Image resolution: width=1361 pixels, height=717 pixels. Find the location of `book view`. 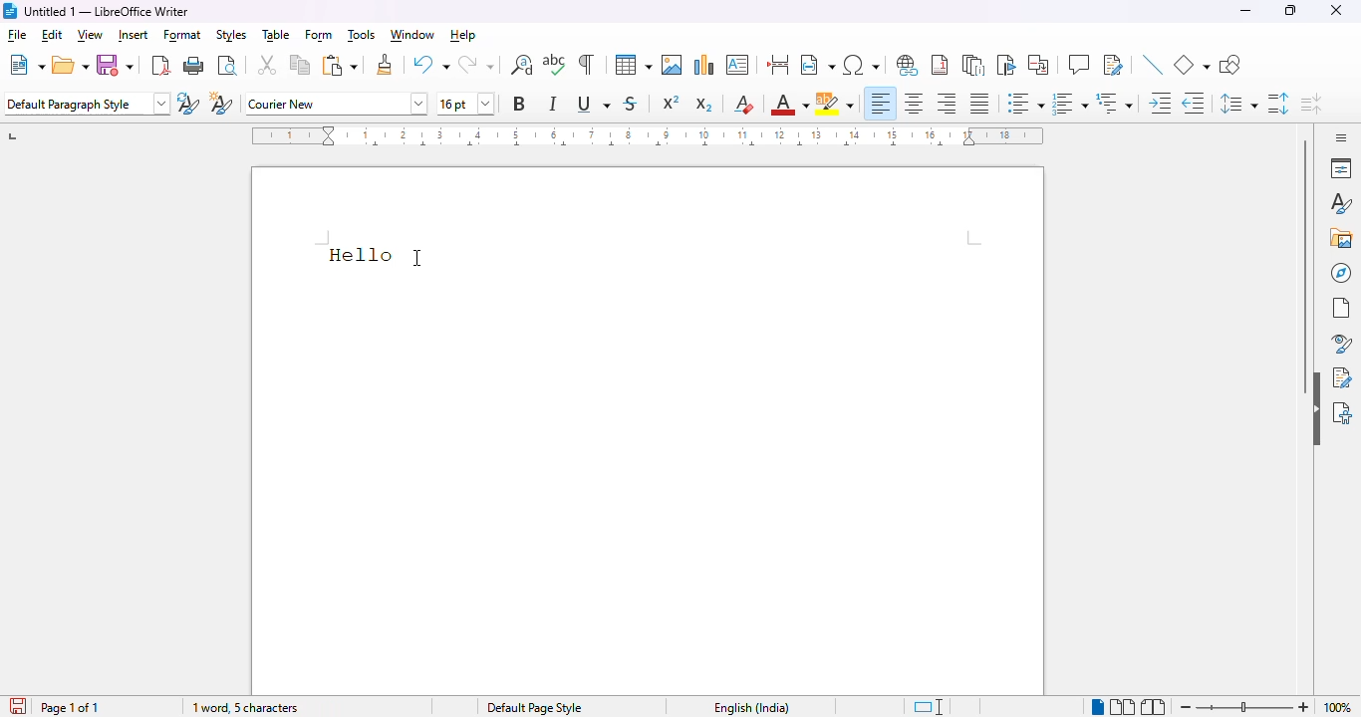

book view is located at coordinates (1155, 706).